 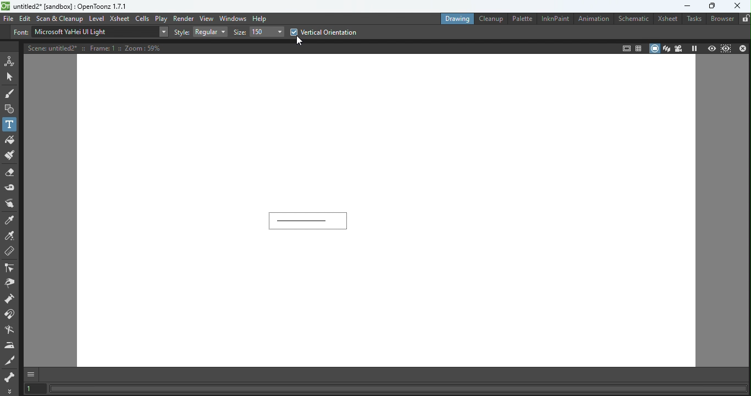 I want to click on Iron tool, so click(x=9, y=343).